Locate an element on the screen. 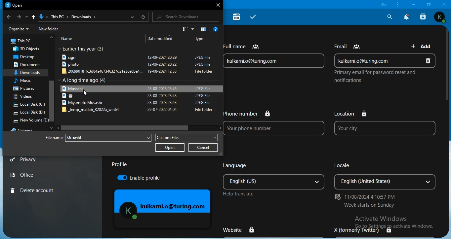  text is located at coordinates (349, 45).